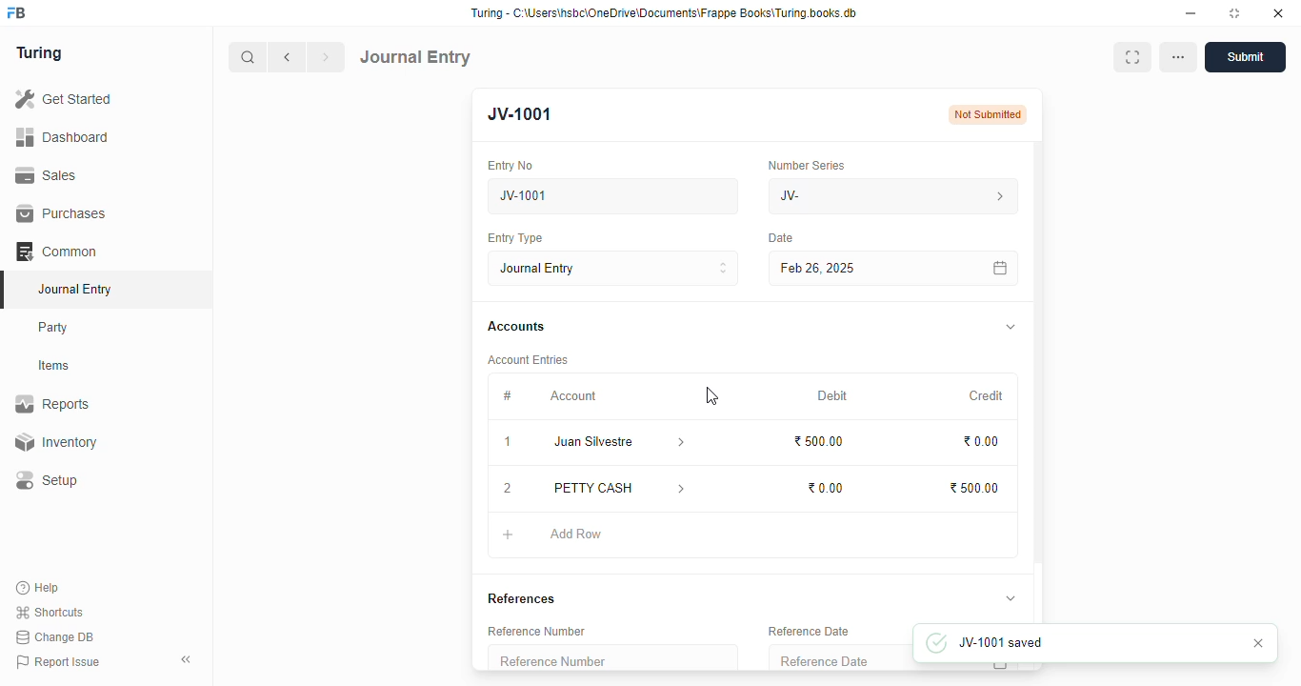 This screenshot has height=686, width=1301. Describe the element at coordinates (1259, 643) in the screenshot. I see `cancel` at that location.